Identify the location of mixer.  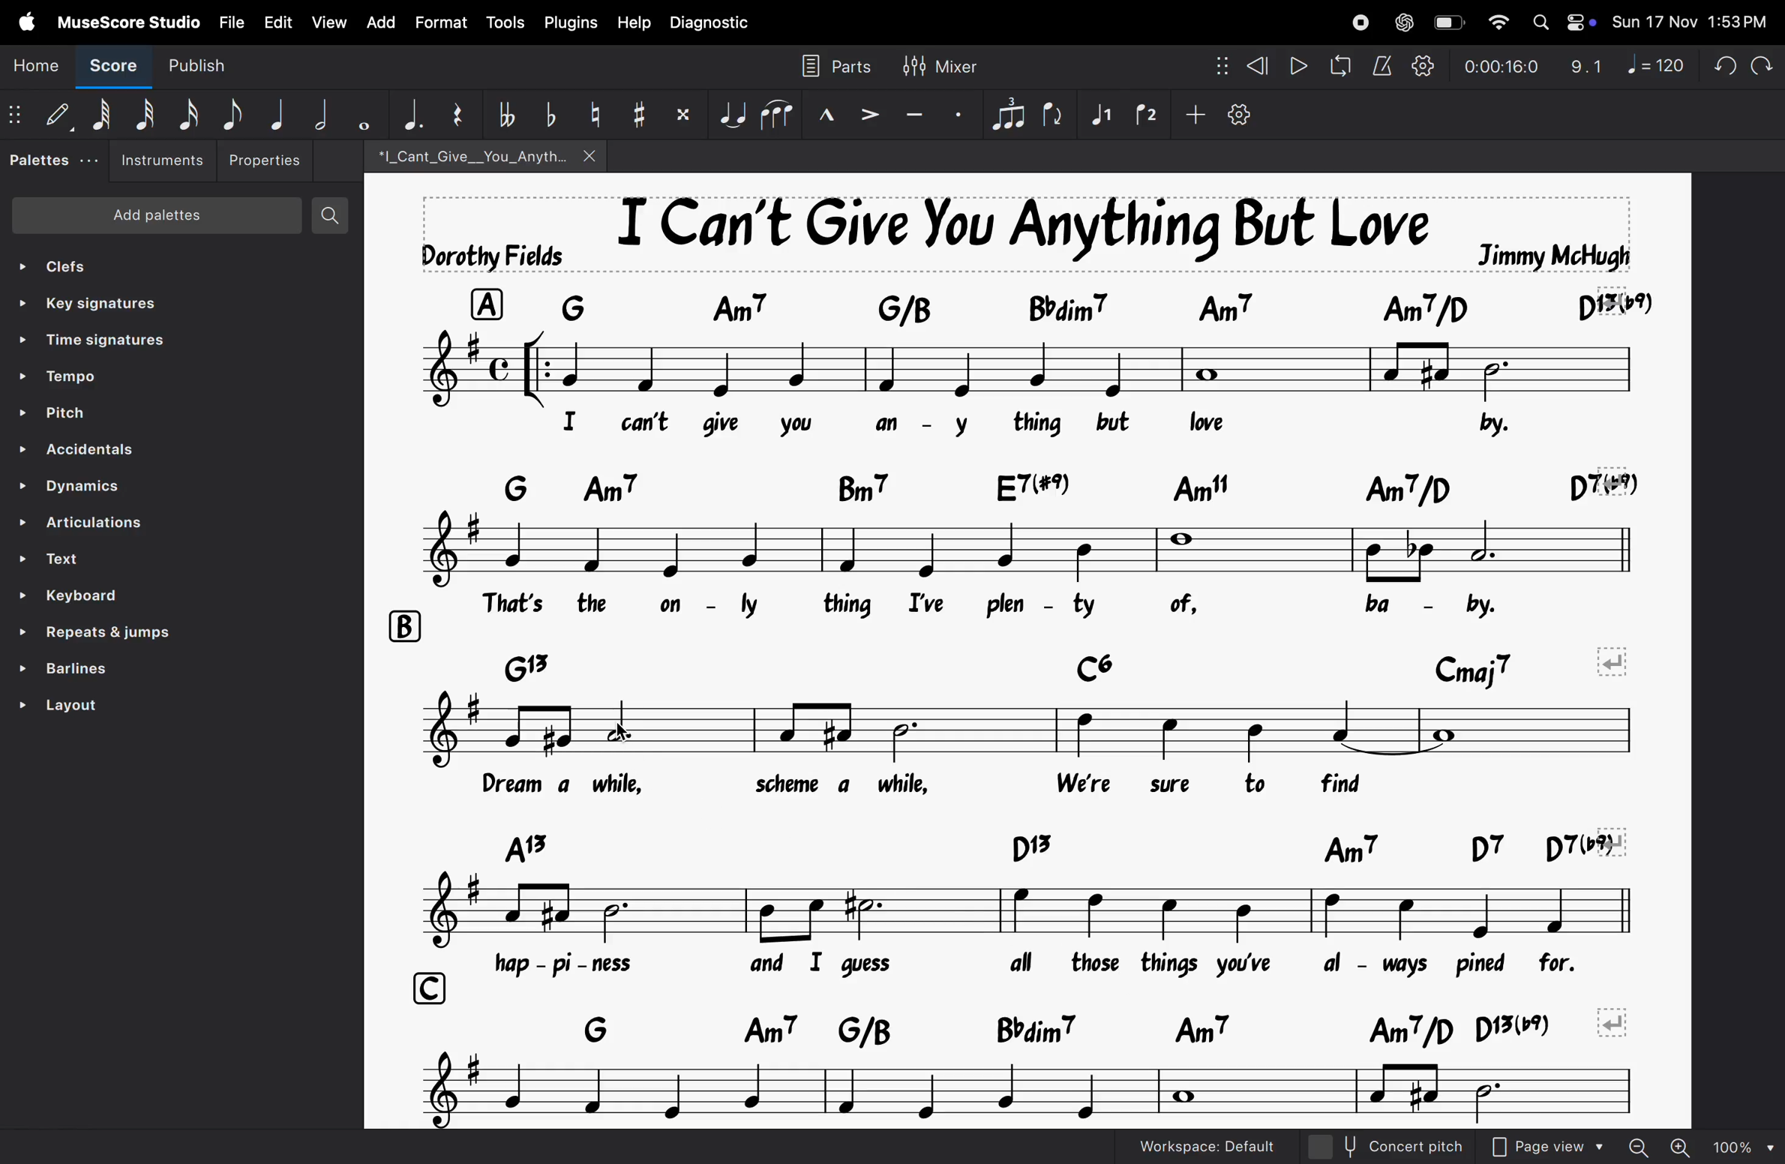
(948, 65).